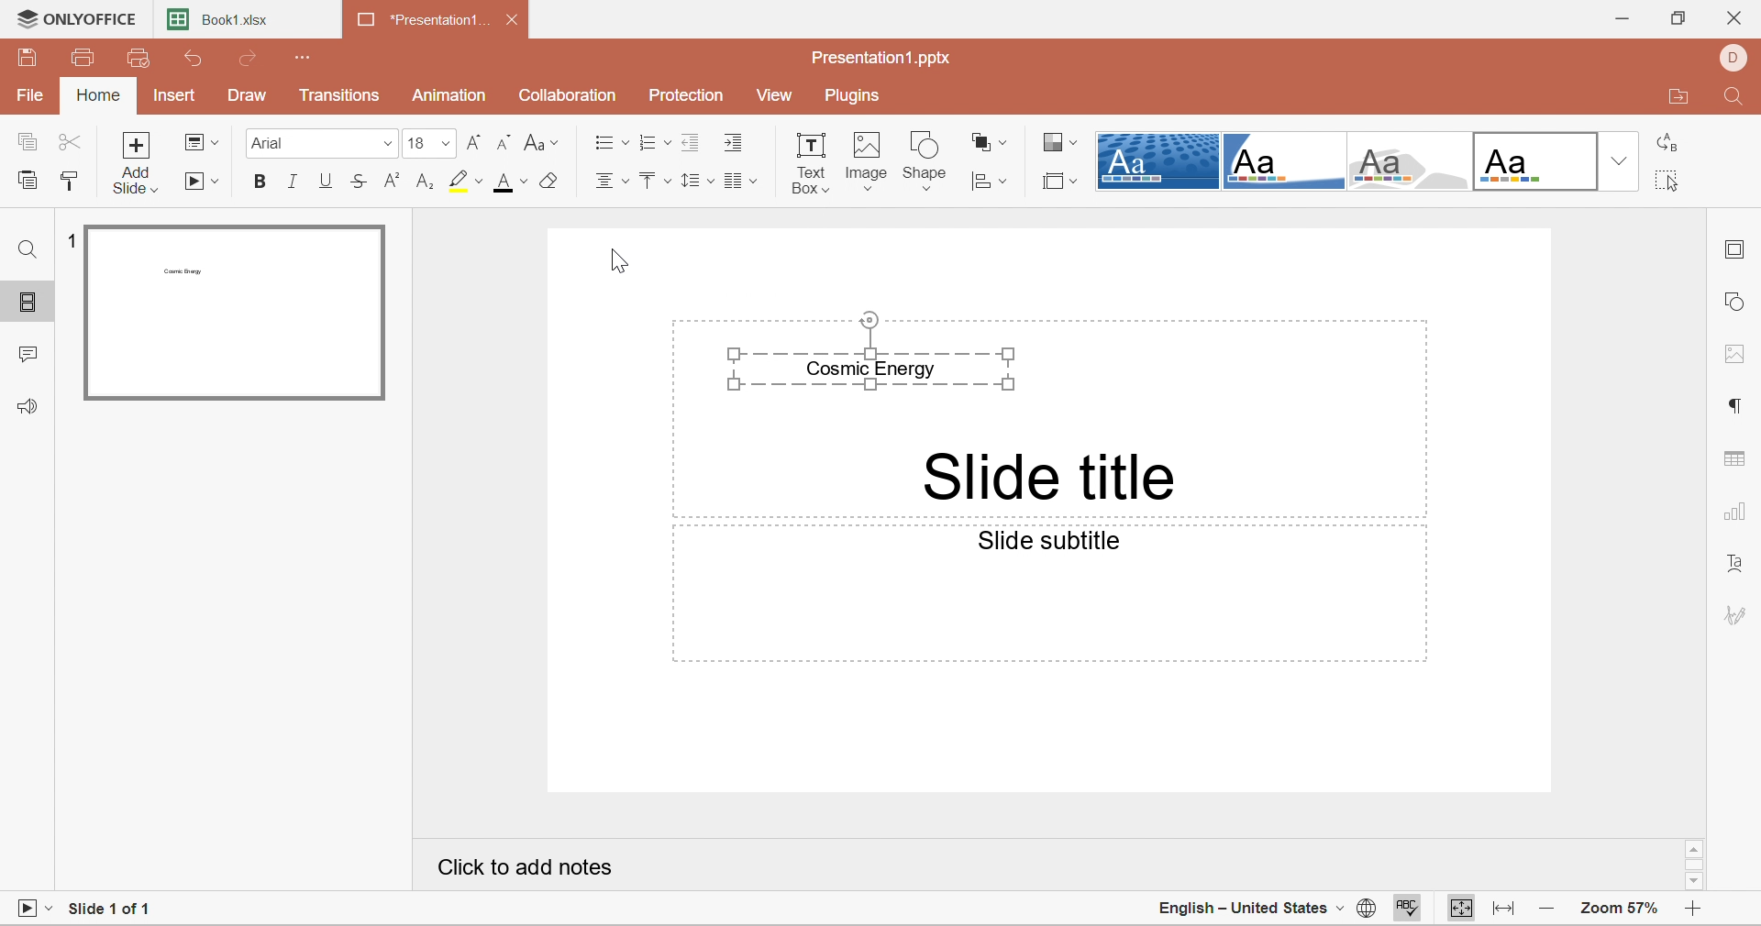  I want to click on Decrease Indent, so click(689, 141).